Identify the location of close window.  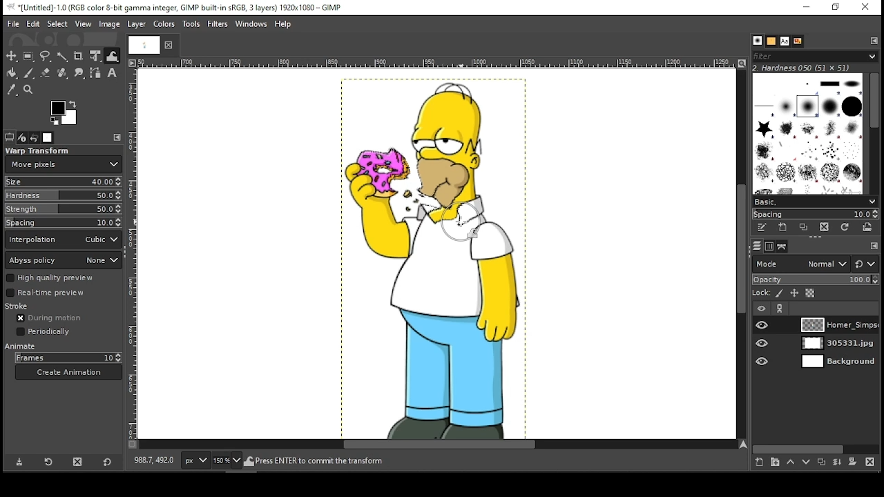
(868, 7).